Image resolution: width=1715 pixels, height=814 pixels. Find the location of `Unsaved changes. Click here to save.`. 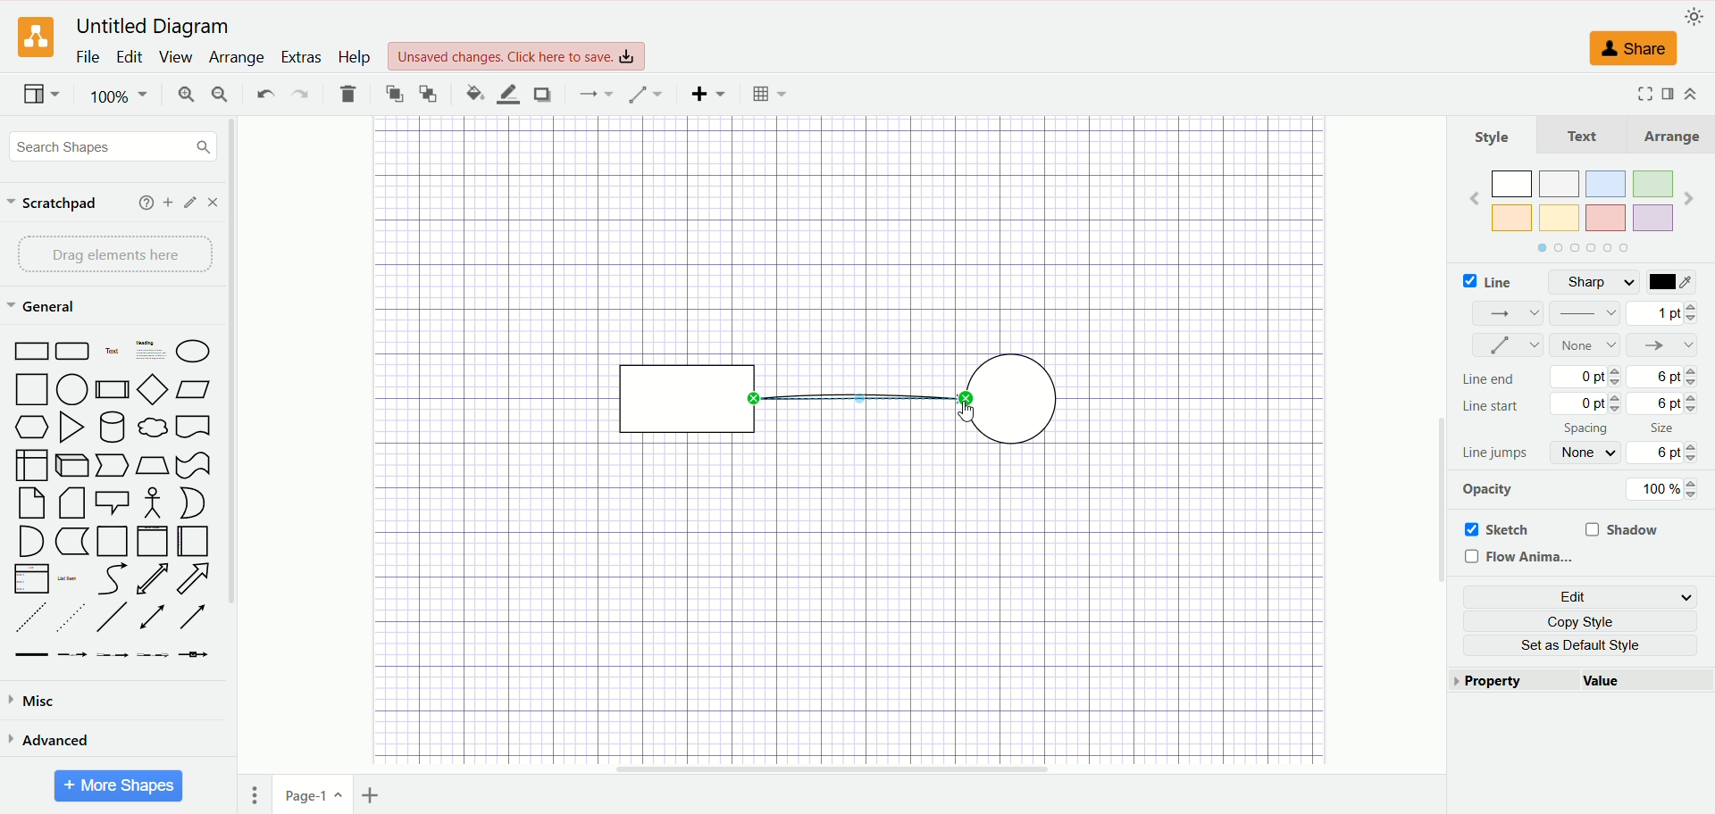

Unsaved changes. Click here to save. is located at coordinates (518, 55).